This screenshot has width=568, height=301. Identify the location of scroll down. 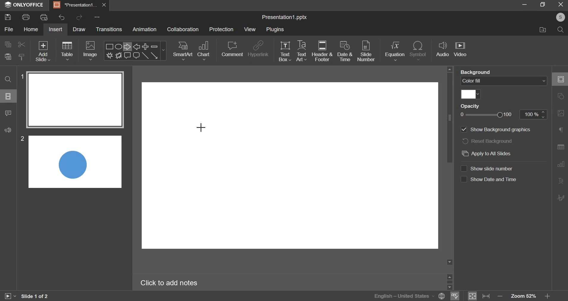
(450, 262).